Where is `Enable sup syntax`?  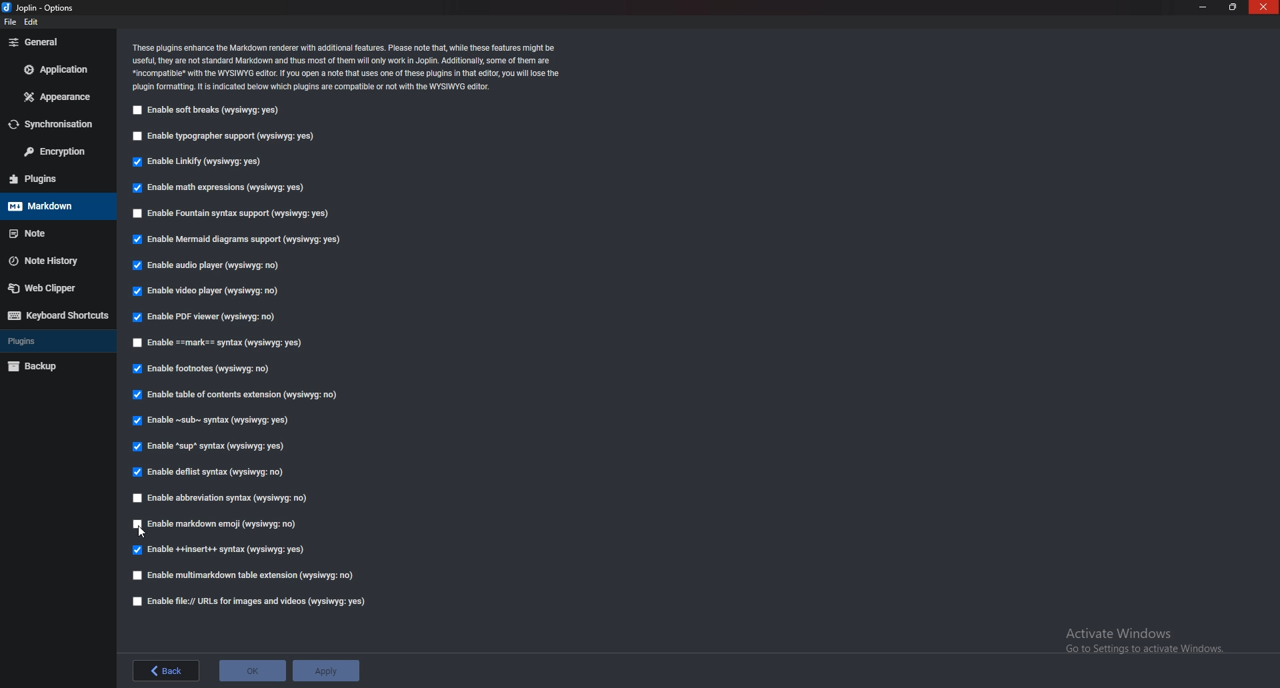
Enable sup syntax is located at coordinates (211, 446).